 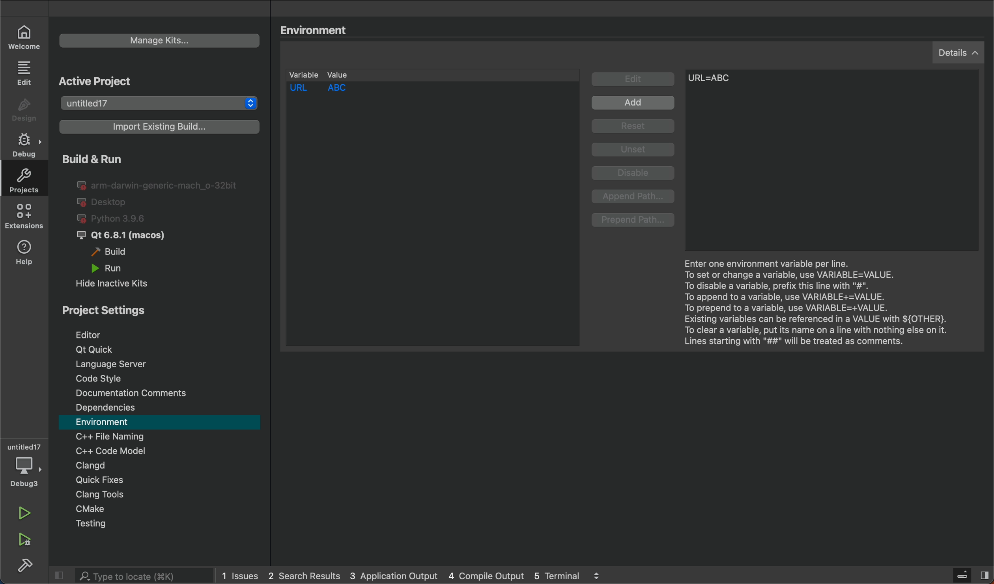 I want to click on cmake, so click(x=166, y=509).